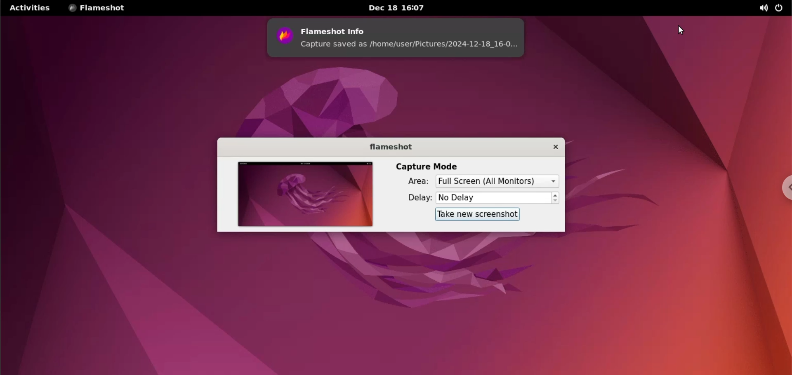 The height and width of the screenshot is (375, 792). I want to click on Activities, so click(28, 8).